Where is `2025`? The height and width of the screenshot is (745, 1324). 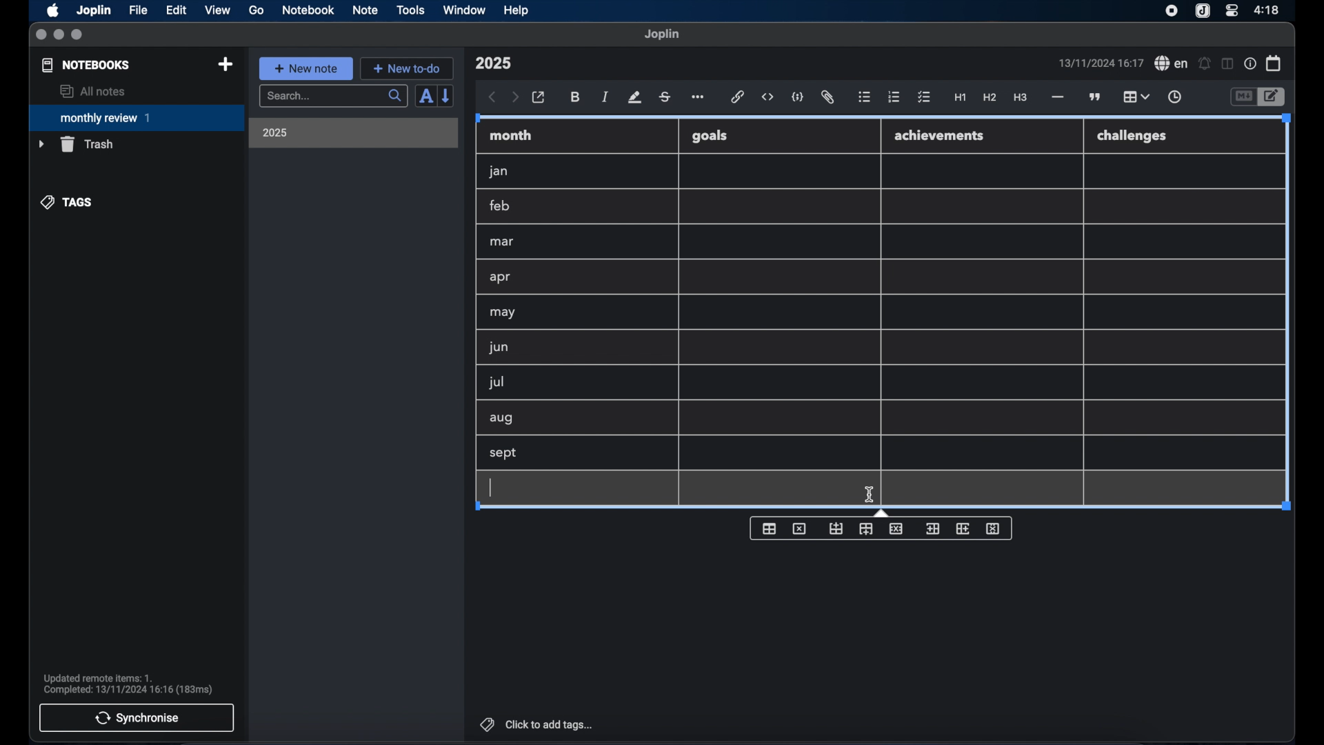
2025 is located at coordinates (275, 132).